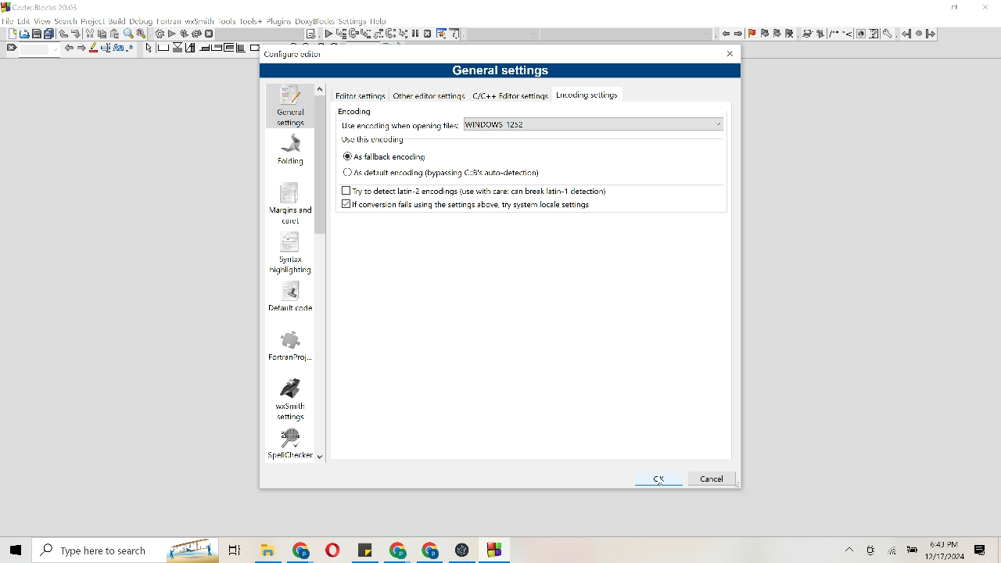 Image resolution: width=1001 pixels, height=563 pixels. I want to click on As fallback encoding, so click(385, 156).